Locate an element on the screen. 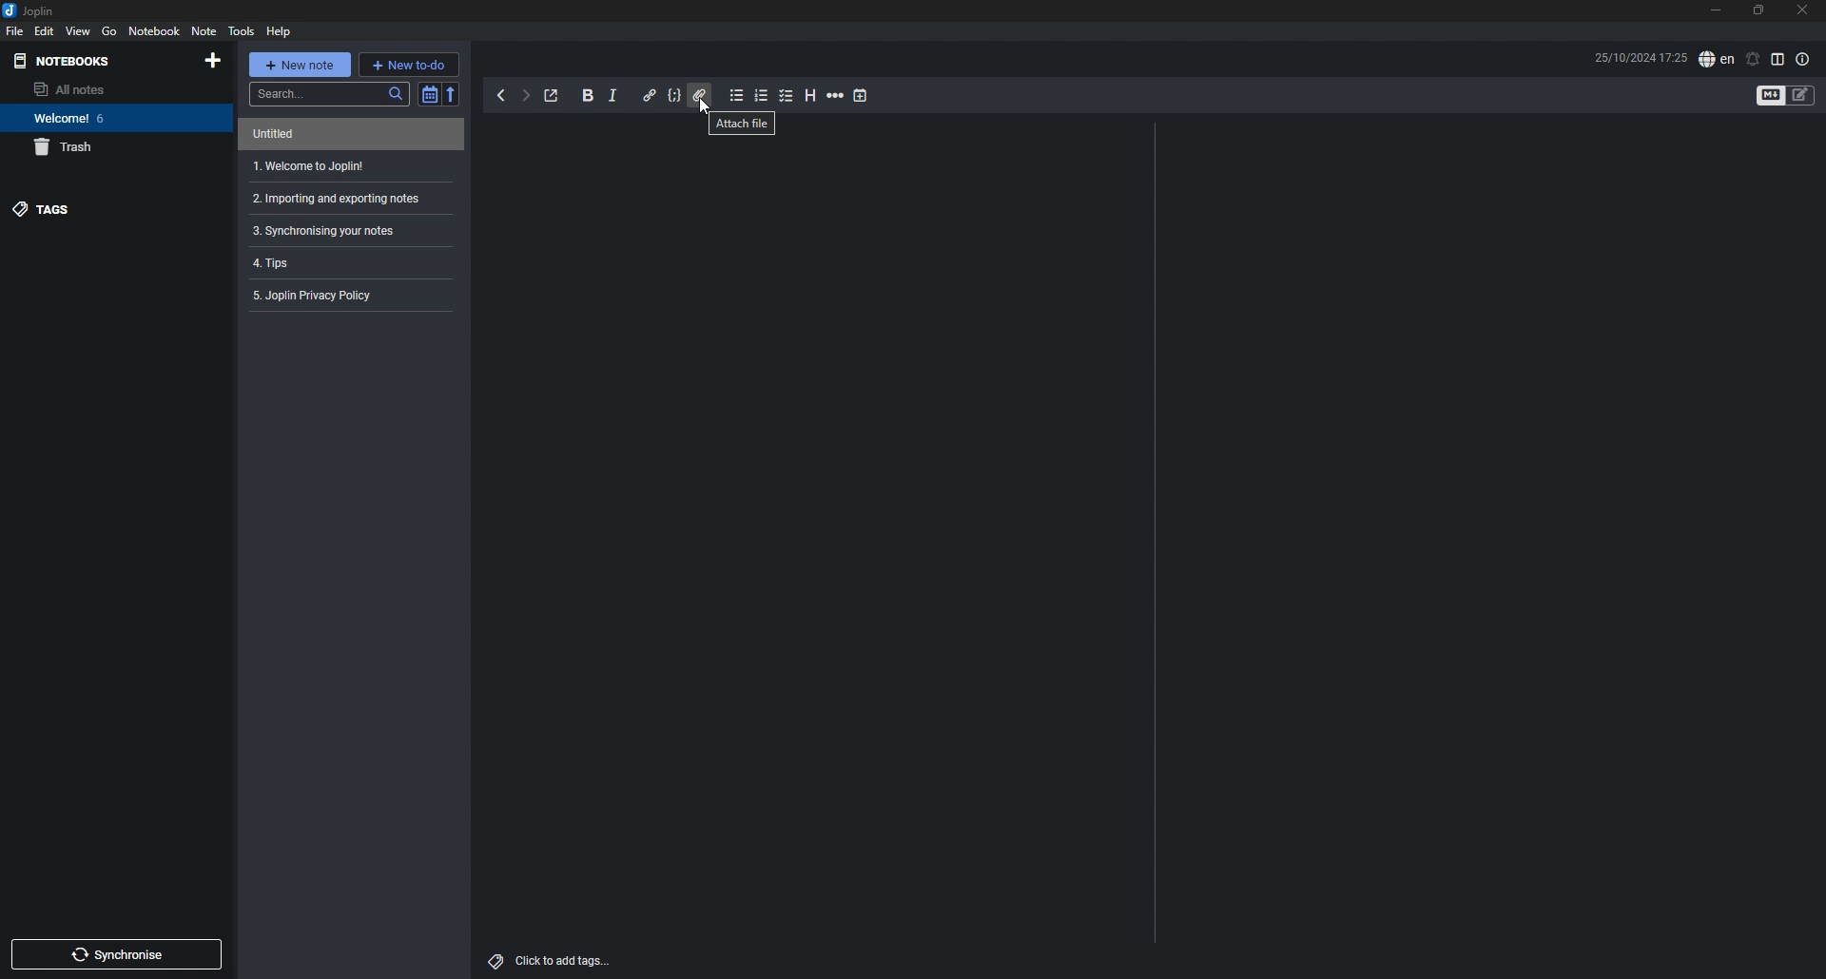 This screenshot has width=1826, height=979. toggle sort order field is located at coordinates (430, 93).